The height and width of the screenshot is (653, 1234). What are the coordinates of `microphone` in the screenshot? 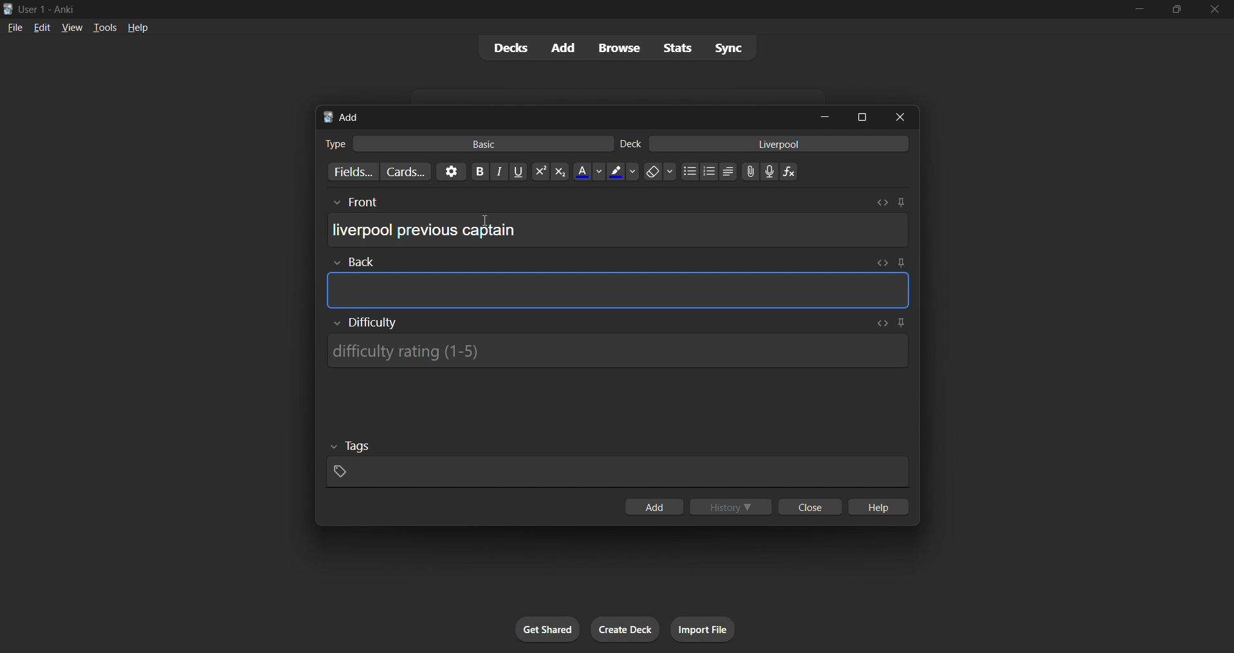 It's located at (770, 172).